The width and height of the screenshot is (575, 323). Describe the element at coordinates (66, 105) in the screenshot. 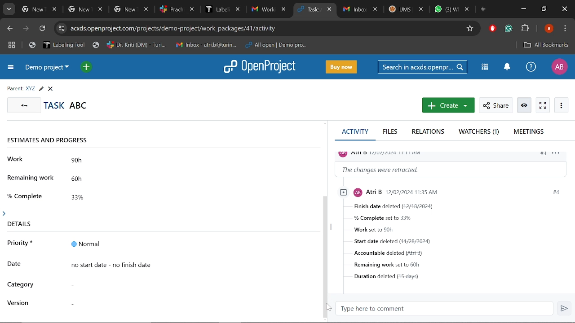

I see `Task titled "ABC"` at that location.